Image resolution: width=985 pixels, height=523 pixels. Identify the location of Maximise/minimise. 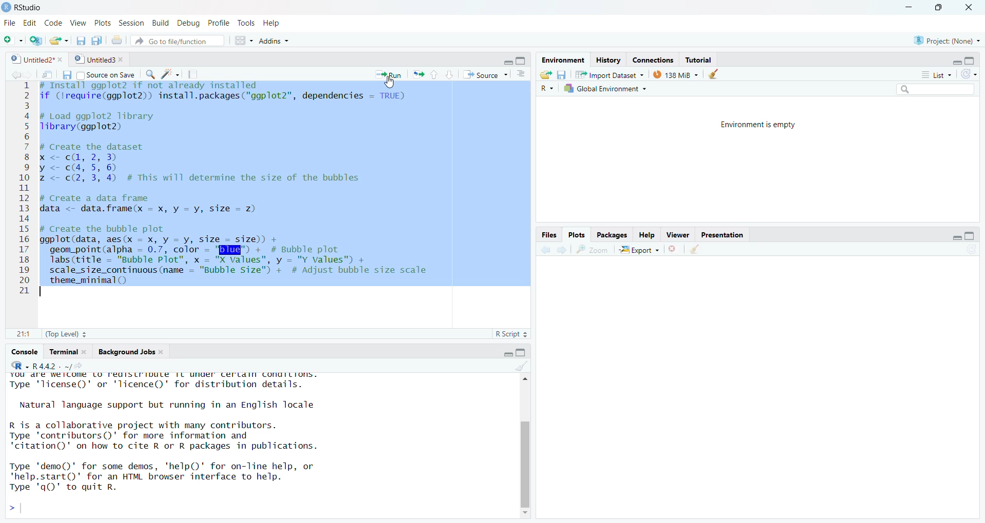
(507, 352).